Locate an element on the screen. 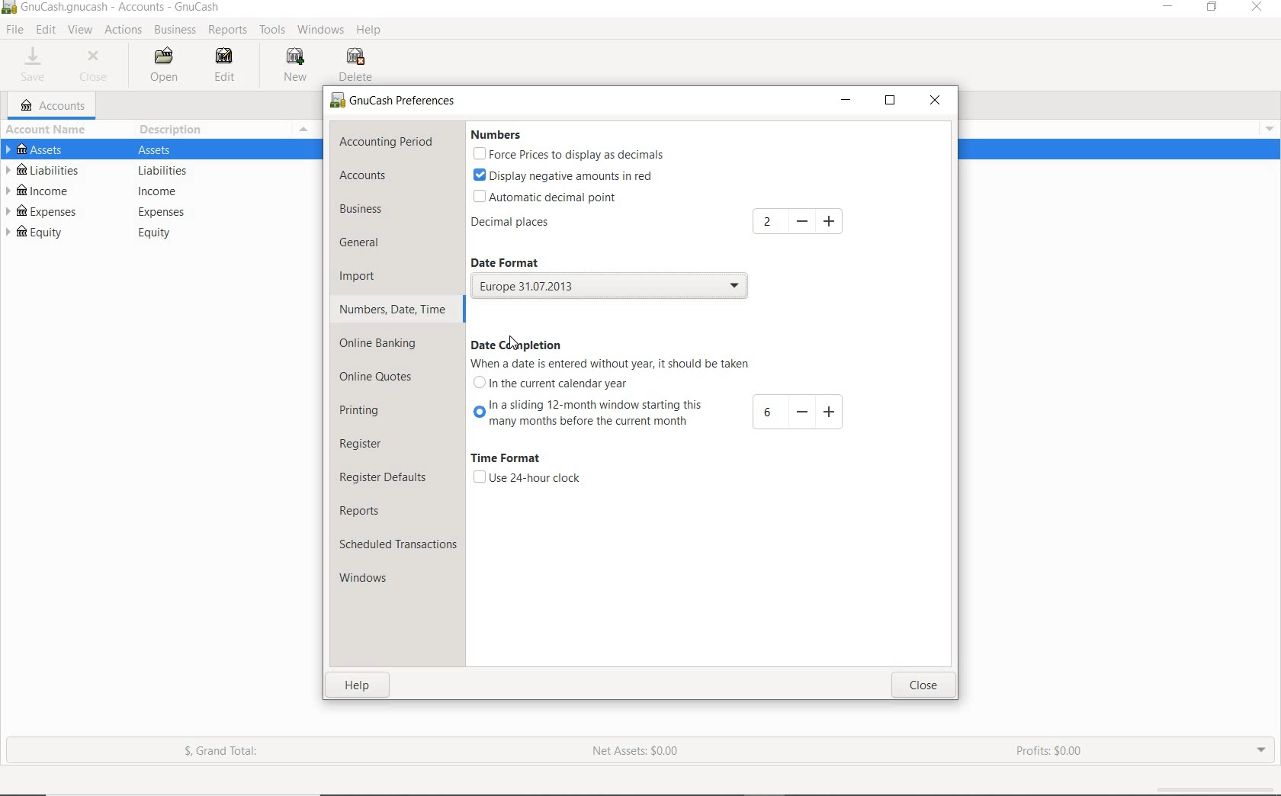  general is located at coordinates (369, 244).